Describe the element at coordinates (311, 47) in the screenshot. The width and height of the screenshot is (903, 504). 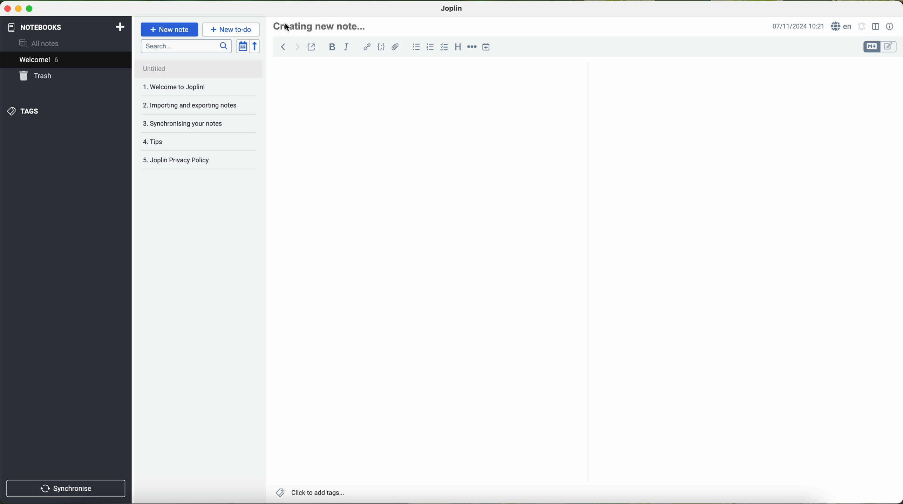
I see `toggle external editing` at that location.